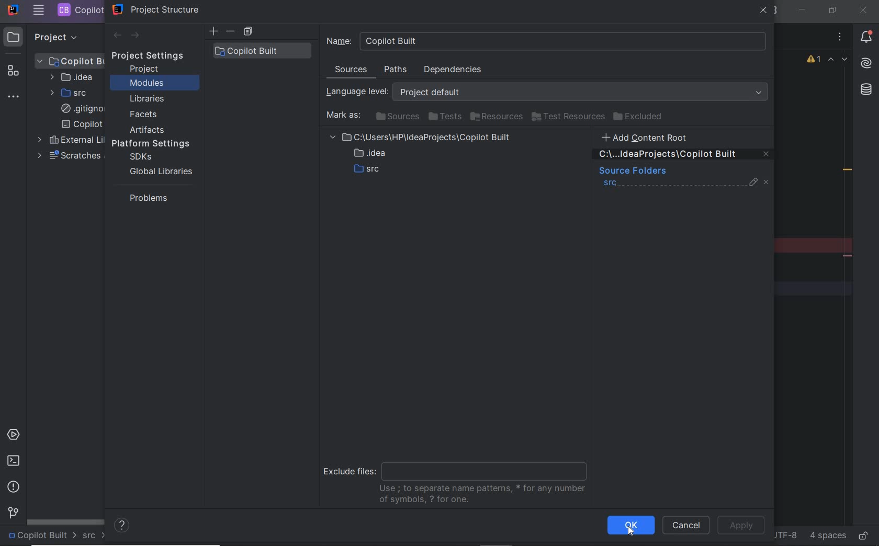 The image size is (879, 546). I want to click on database, so click(865, 91).